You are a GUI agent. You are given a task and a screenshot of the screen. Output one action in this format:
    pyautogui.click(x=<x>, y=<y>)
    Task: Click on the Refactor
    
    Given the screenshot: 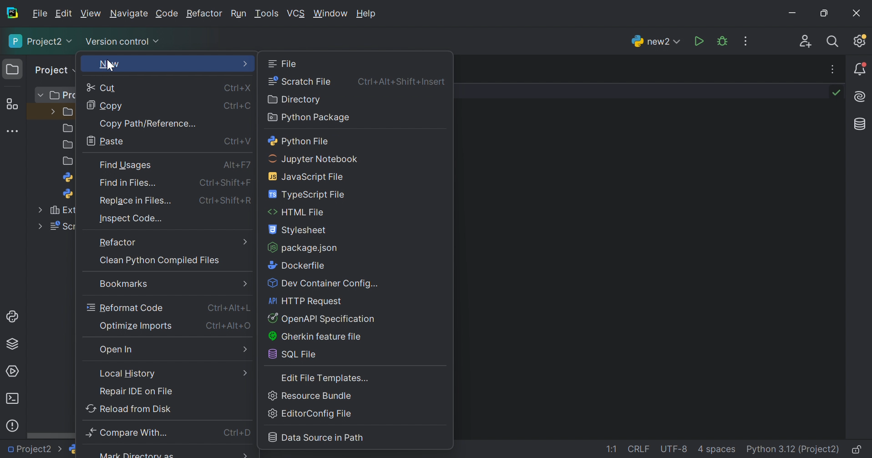 What is the action you would take?
    pyautogui.click(x=117, y=243)
    